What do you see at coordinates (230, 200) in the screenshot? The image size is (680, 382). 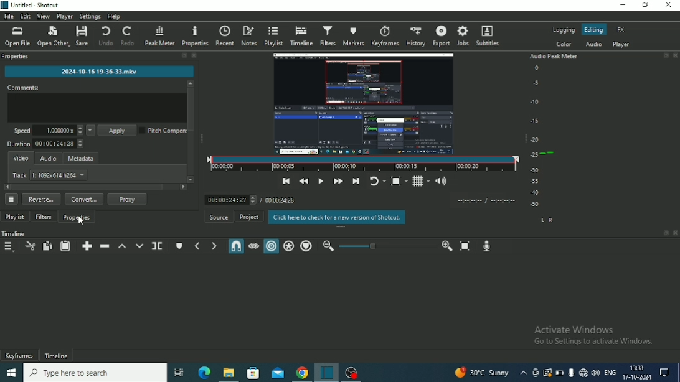 I see `Current position` at bounding box center [230, 200].